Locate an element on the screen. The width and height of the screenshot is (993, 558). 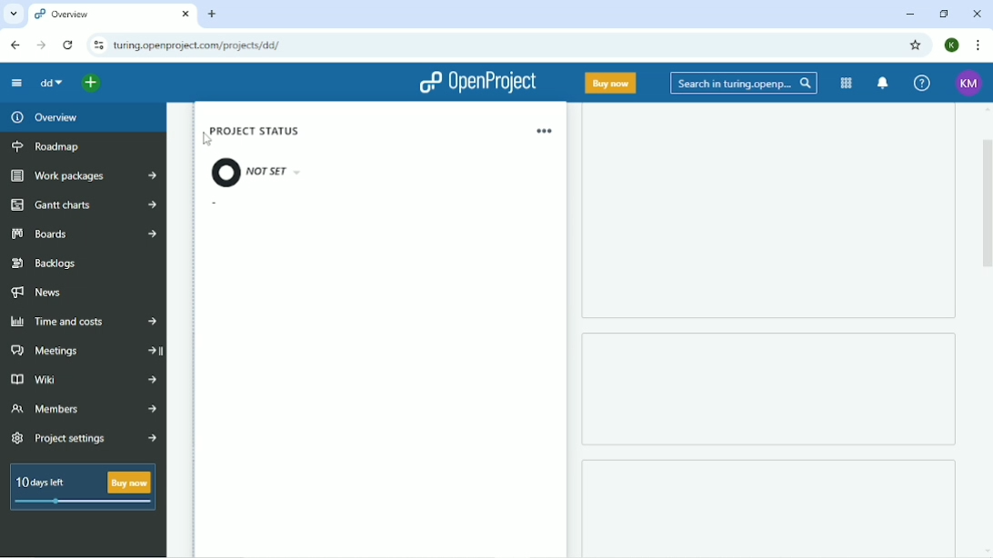
Restore down is located at coordinates (943, 14).